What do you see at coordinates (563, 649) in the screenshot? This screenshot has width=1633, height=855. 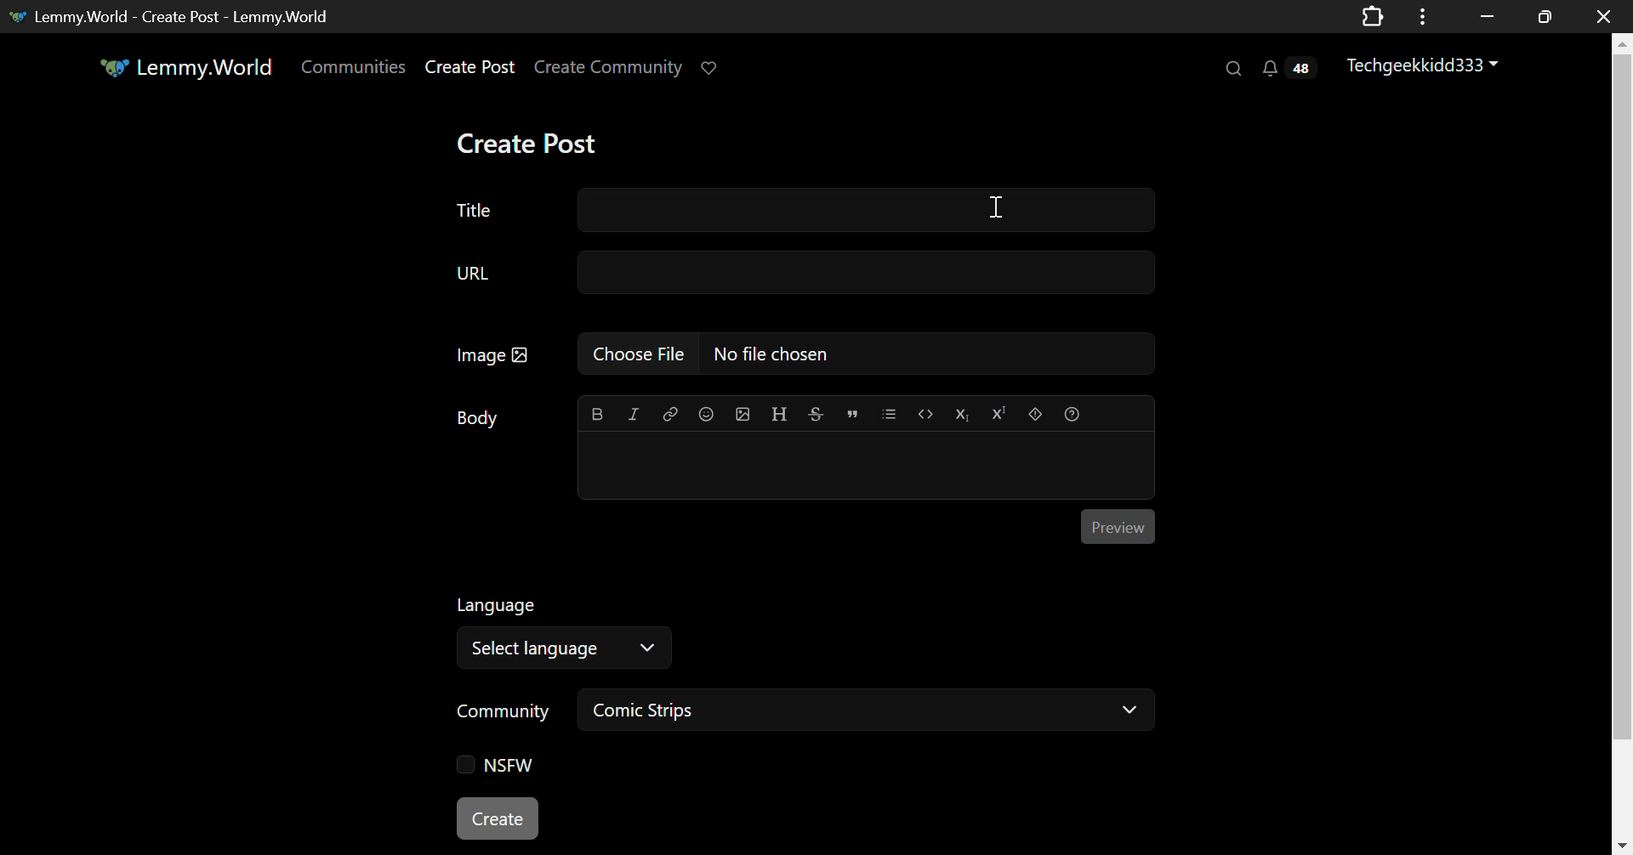 I see `Select Language` at bounding box center [563, 649].